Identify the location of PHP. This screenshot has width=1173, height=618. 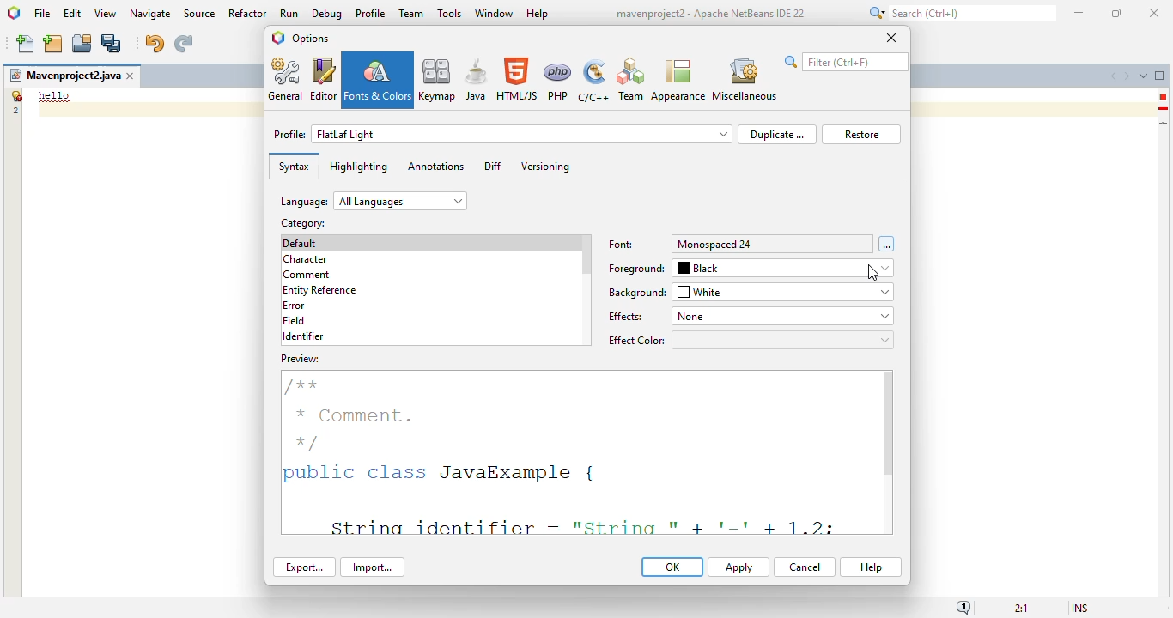
(558, 81).